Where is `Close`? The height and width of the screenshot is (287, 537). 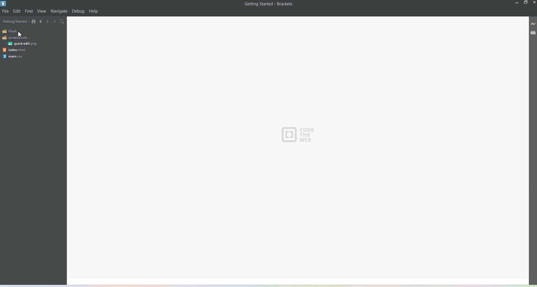
Close is located at coordinates (534, 3).